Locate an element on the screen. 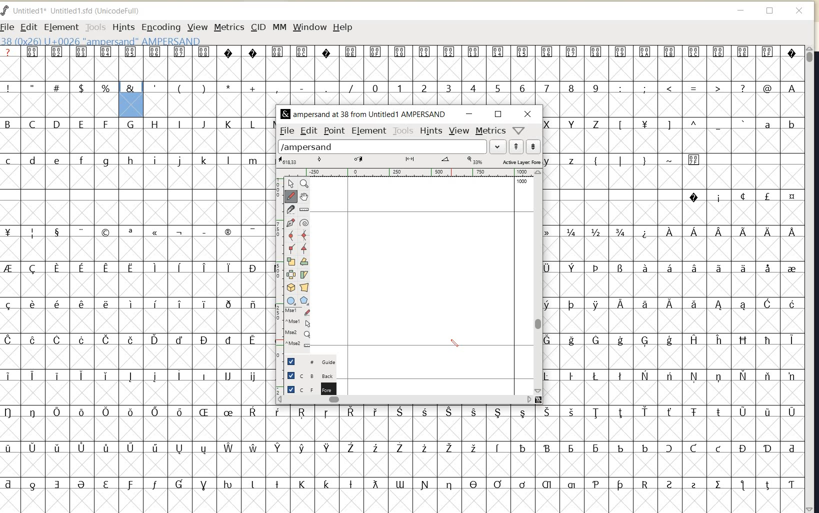  HINTS is located at coordinates (431, 131).